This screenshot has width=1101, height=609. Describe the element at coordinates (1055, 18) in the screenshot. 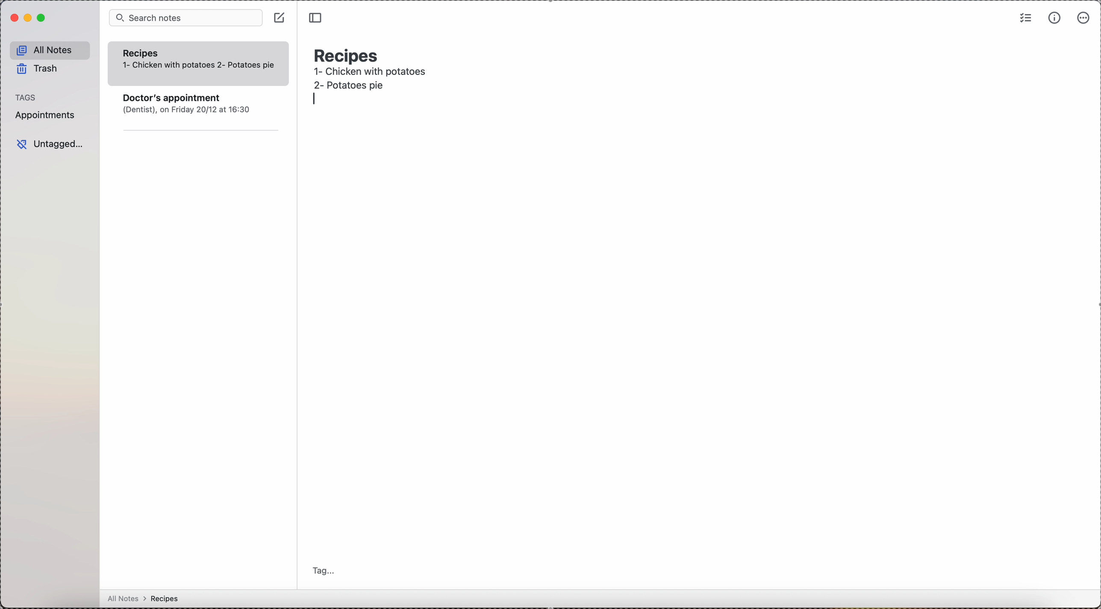

I see `metrics` at that location.